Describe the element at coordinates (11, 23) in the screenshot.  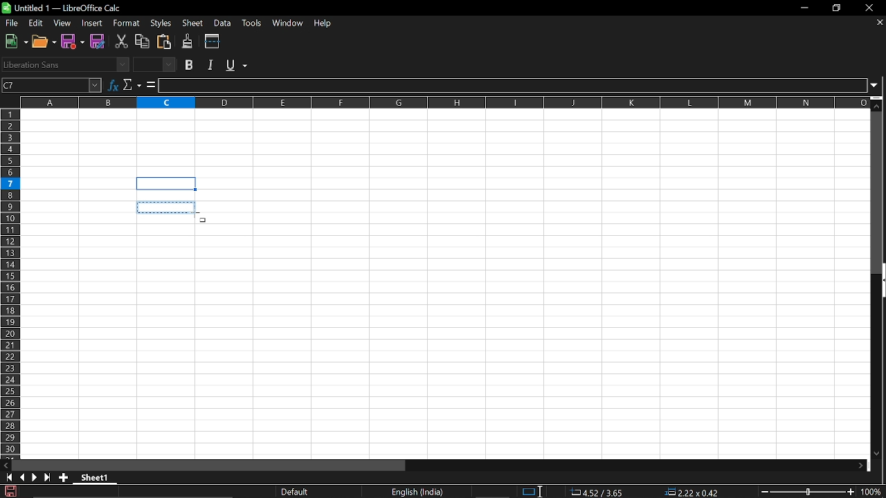
I see `File` at that location.